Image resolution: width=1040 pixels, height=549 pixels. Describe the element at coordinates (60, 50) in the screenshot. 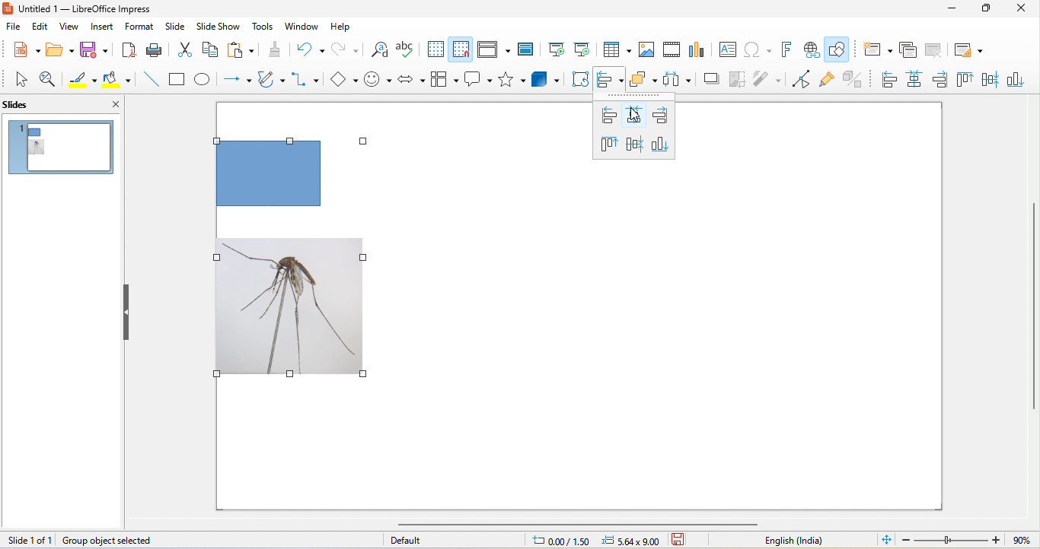

I see `open` at that location.